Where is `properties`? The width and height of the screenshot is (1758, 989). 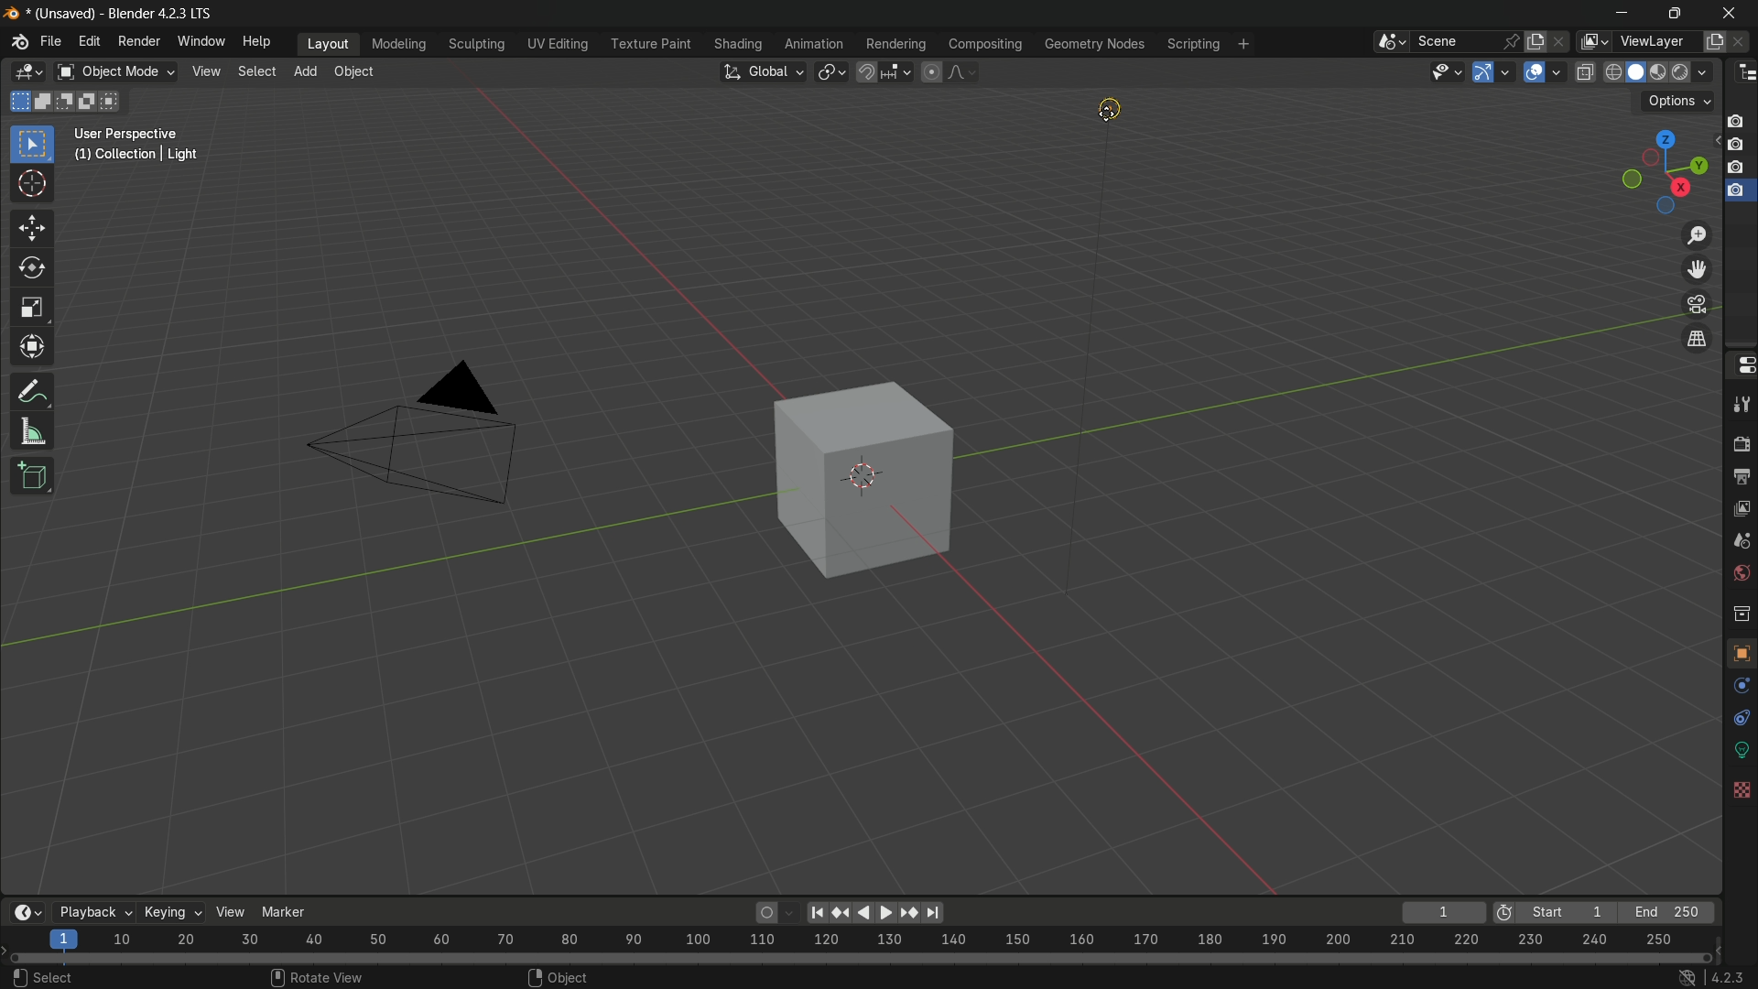
properties is located at coordinates (1741, 366).